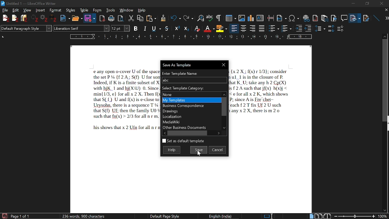 The image size is (389, 219). I want to click on Insert text, so click(261, 17).